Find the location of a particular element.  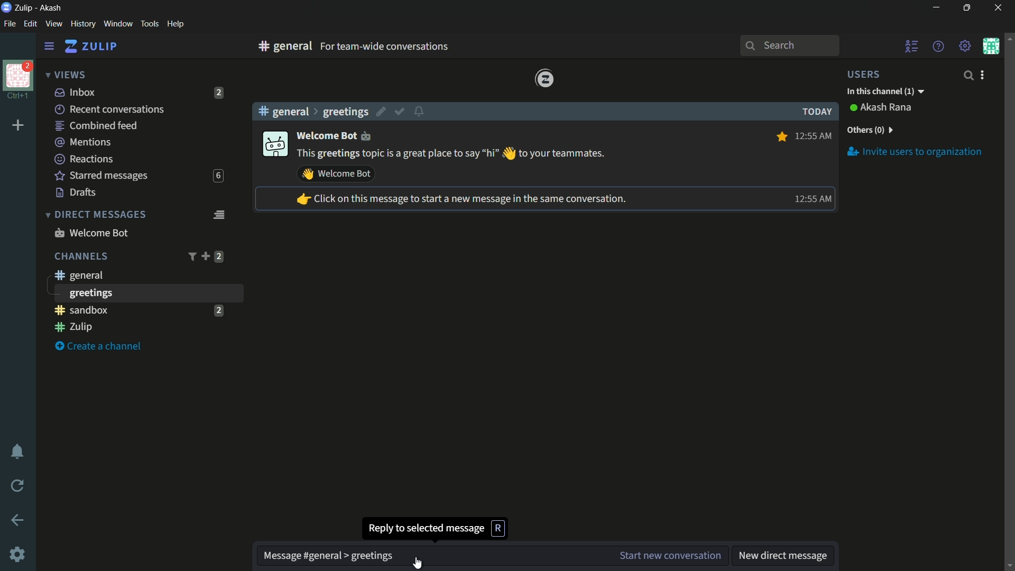

help menu is located at coordinates (175, 24).